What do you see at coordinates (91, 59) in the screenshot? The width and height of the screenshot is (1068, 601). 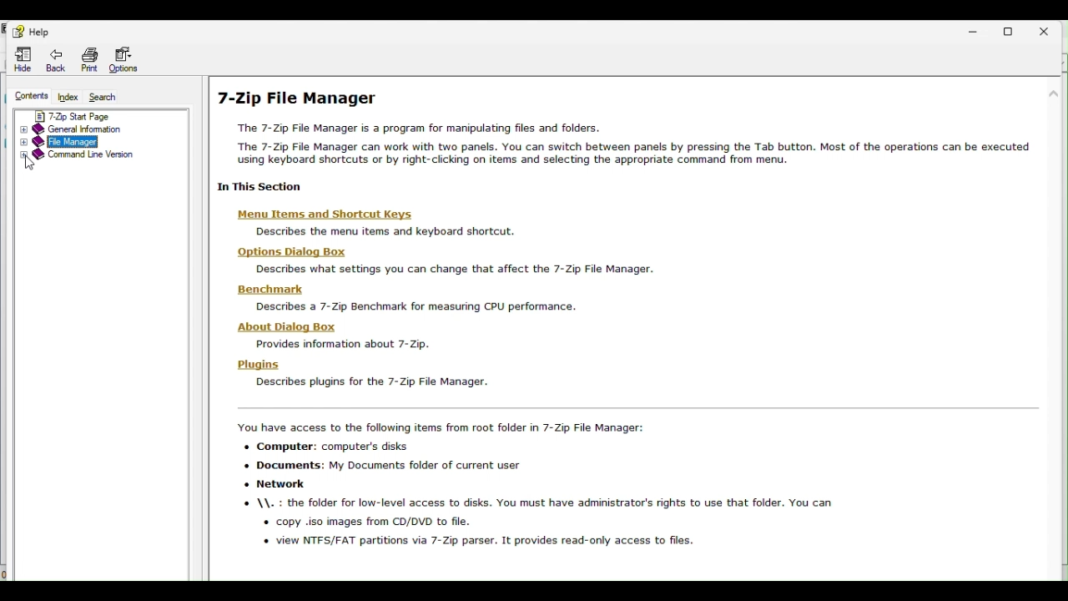 I see `print` at bounding box center [91, 59].